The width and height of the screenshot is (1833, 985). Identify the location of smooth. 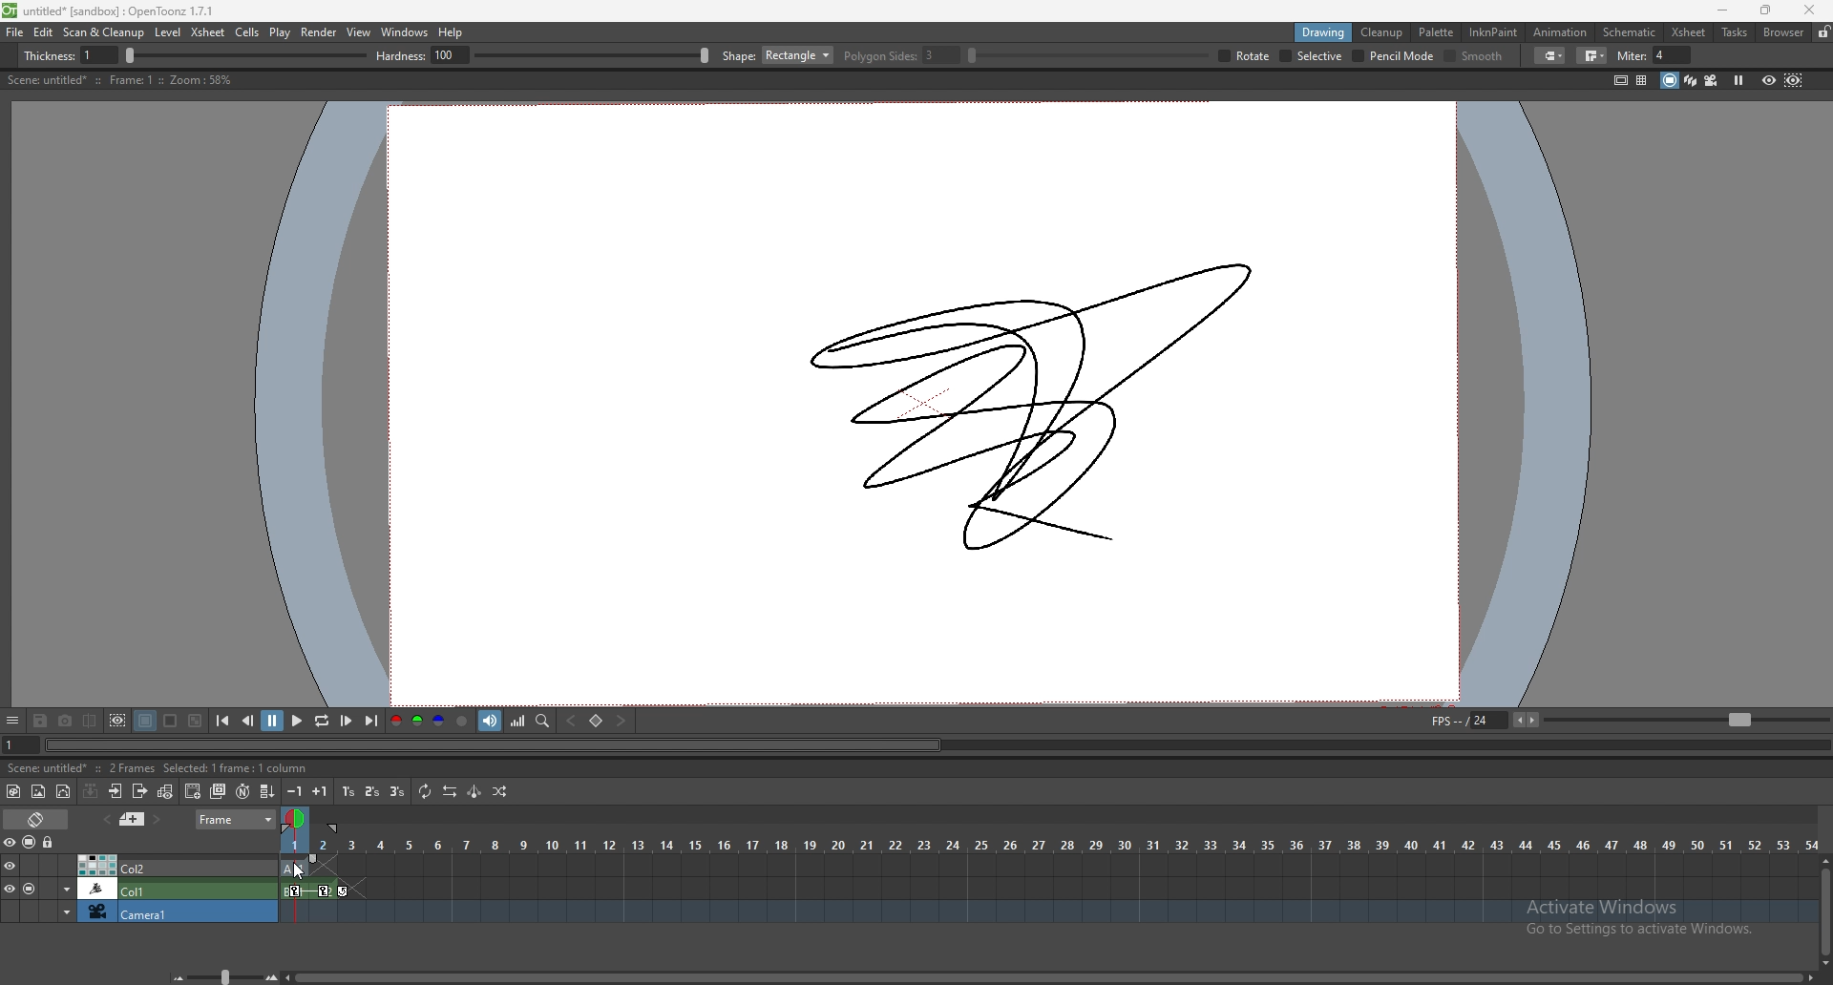
(1477, 57).